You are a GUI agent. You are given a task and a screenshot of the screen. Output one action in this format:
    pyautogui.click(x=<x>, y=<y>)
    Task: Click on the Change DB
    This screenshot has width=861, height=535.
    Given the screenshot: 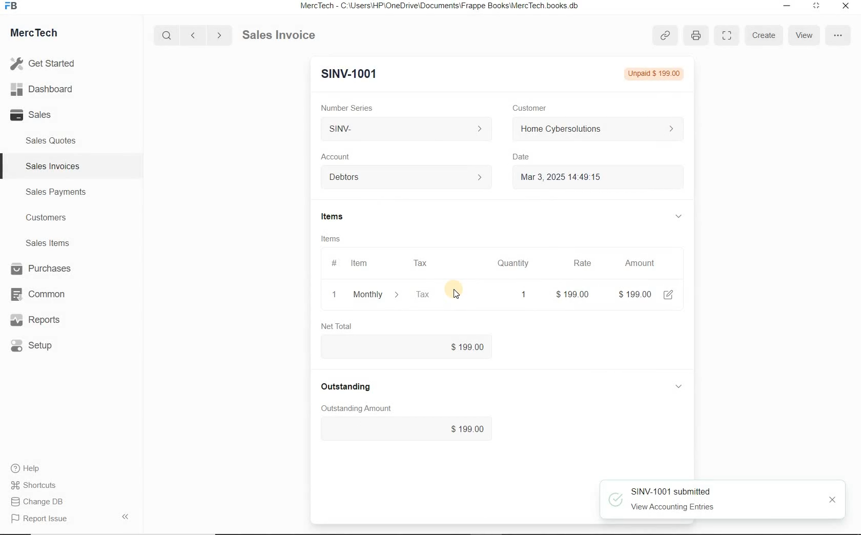 What is the action you would take?
    pyautogui.click(x=38, y=502)
    